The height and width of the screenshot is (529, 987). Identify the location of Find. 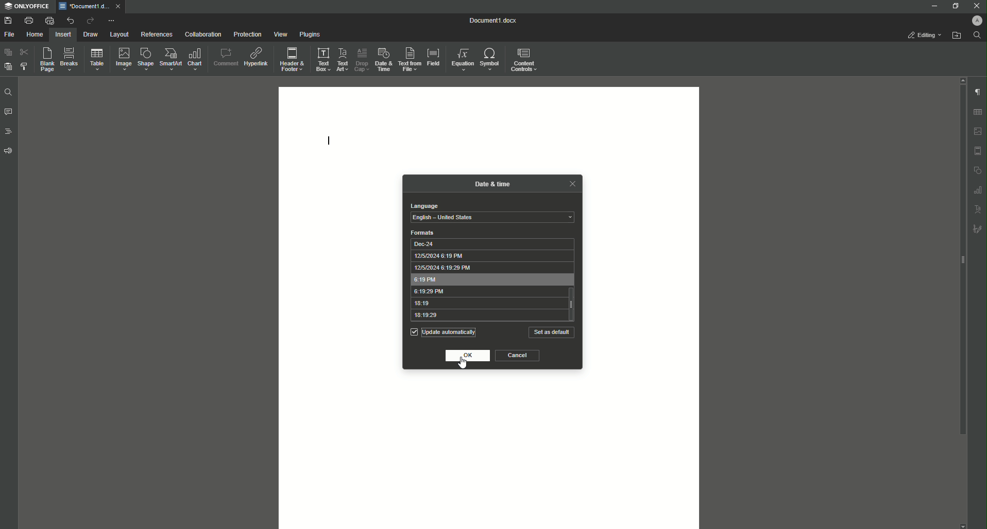
(977, 35).